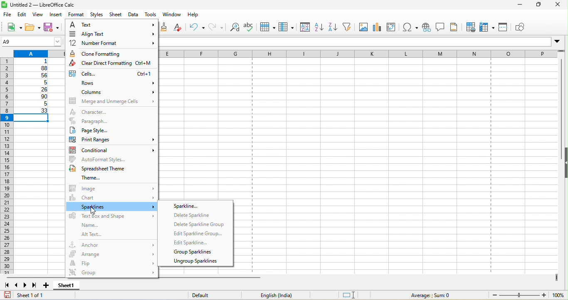 The height and width of the screenshot is (300, 568). I want to click on auto format styles, so click(113, 159).